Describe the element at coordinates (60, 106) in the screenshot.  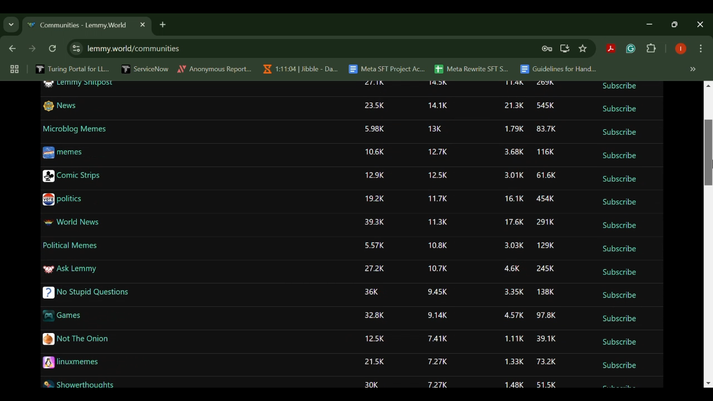
I see `News` at that location.